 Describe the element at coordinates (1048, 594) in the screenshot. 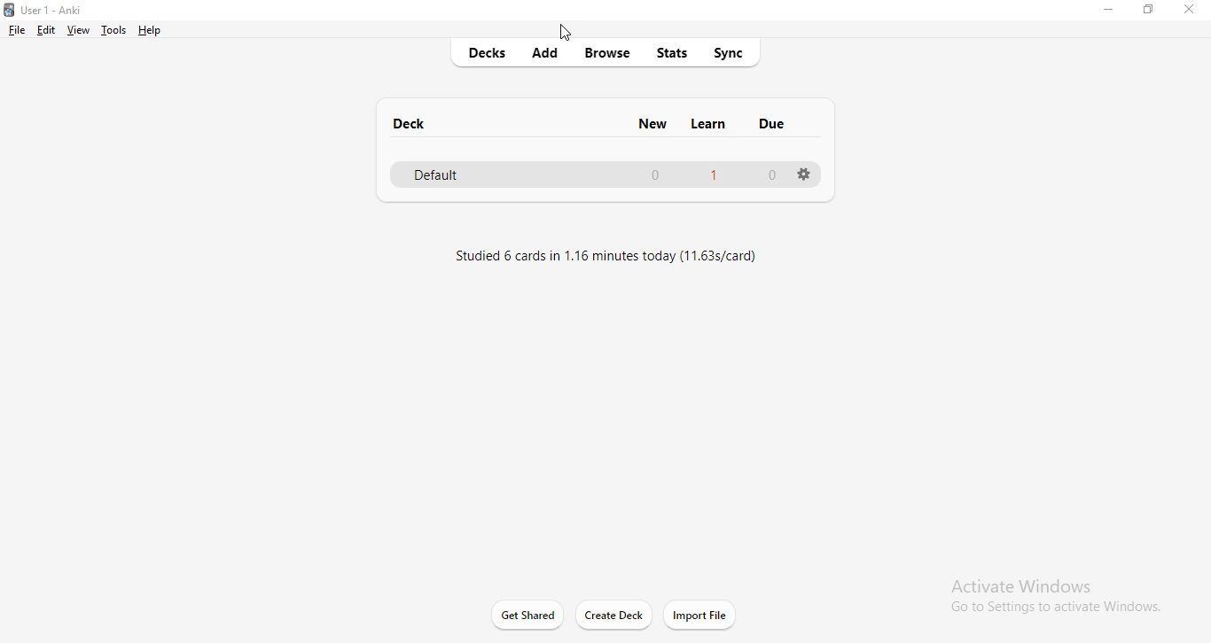

I see `Activate Windows Go to Settings to activate Windows.` at that location.